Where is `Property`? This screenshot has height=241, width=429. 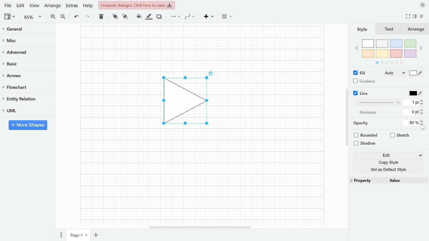
Property is located at coordinates (368, 181).